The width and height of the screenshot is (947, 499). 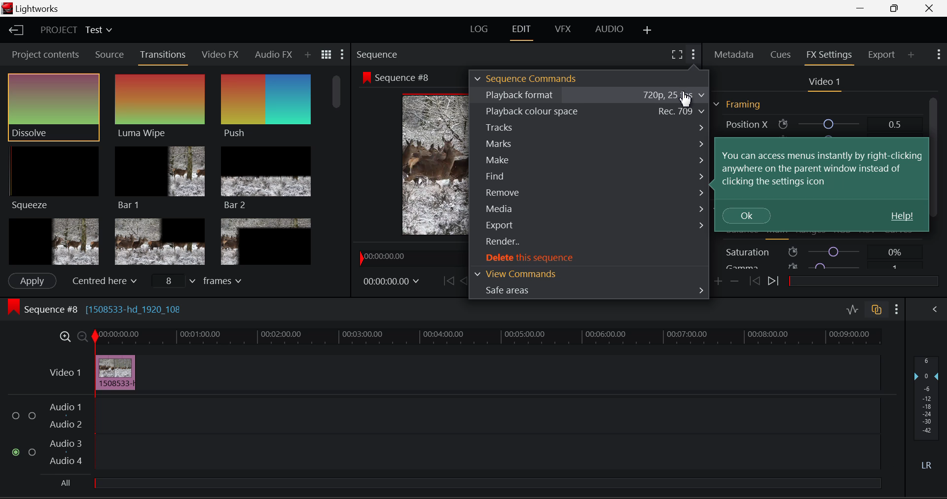 What do you see at coordinates (588, 273) in the screenshot?
I see `View Commands` at bounding box center [588, 273].